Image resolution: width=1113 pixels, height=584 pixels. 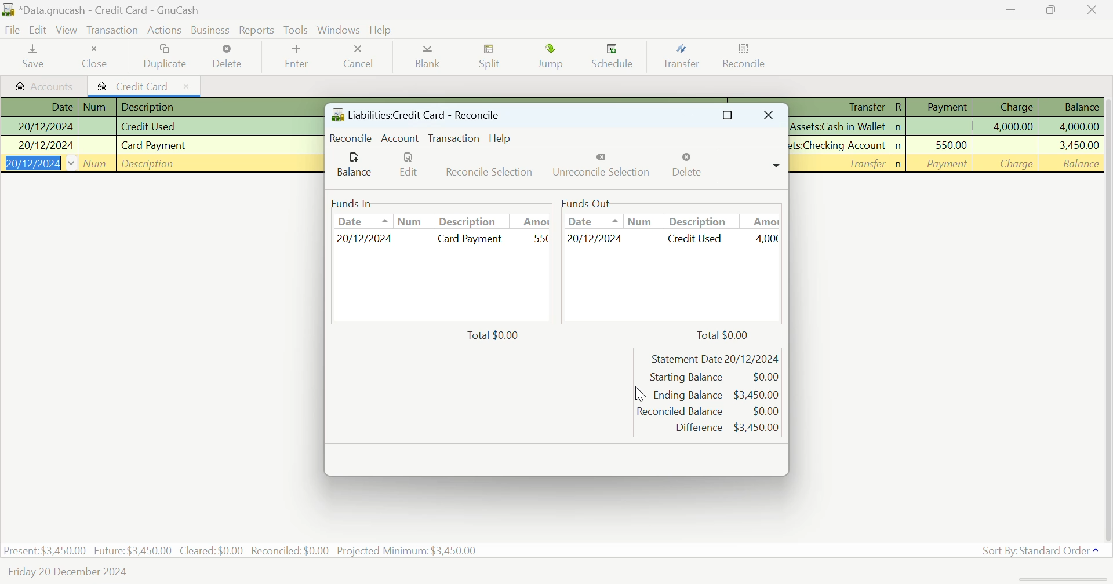 I want to click on Minimize, so click(x=1051, y=10).